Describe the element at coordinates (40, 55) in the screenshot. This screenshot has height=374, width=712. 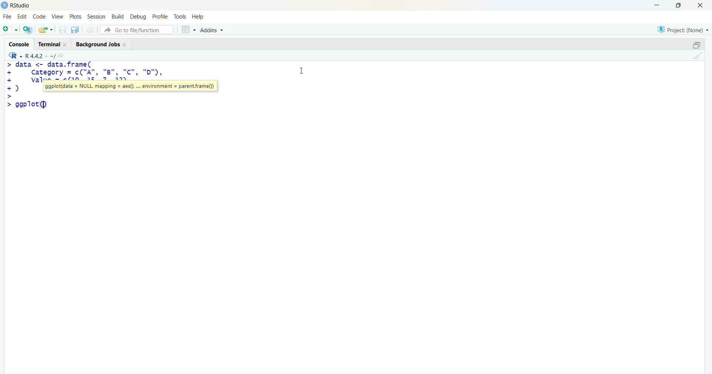
I see ` R language version - R 4.4.2` at that location.